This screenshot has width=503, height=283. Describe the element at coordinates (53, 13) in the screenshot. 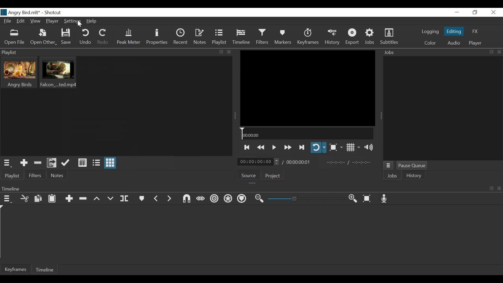

I see `Shotcut` at that location.